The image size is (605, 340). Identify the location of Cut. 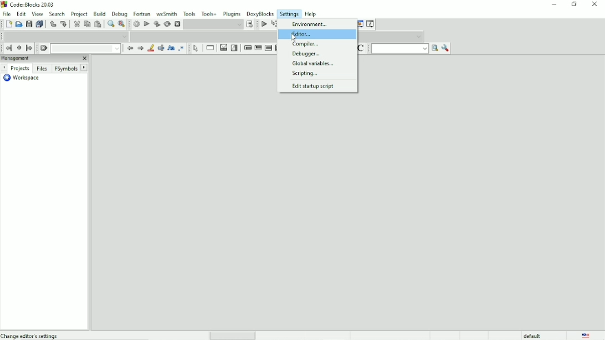
(76, 24).